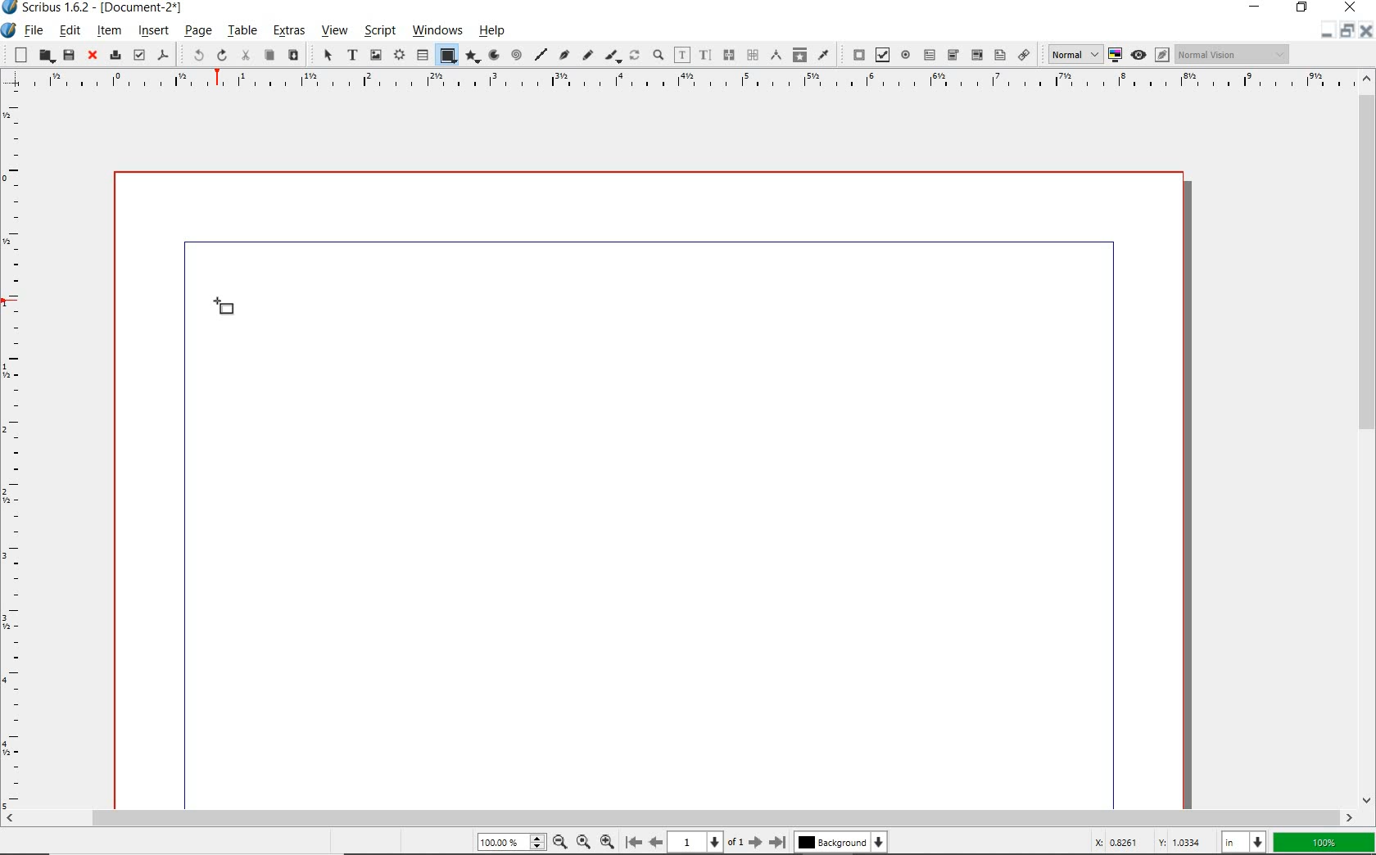  I want to click on zoom out, so click(607, 840).